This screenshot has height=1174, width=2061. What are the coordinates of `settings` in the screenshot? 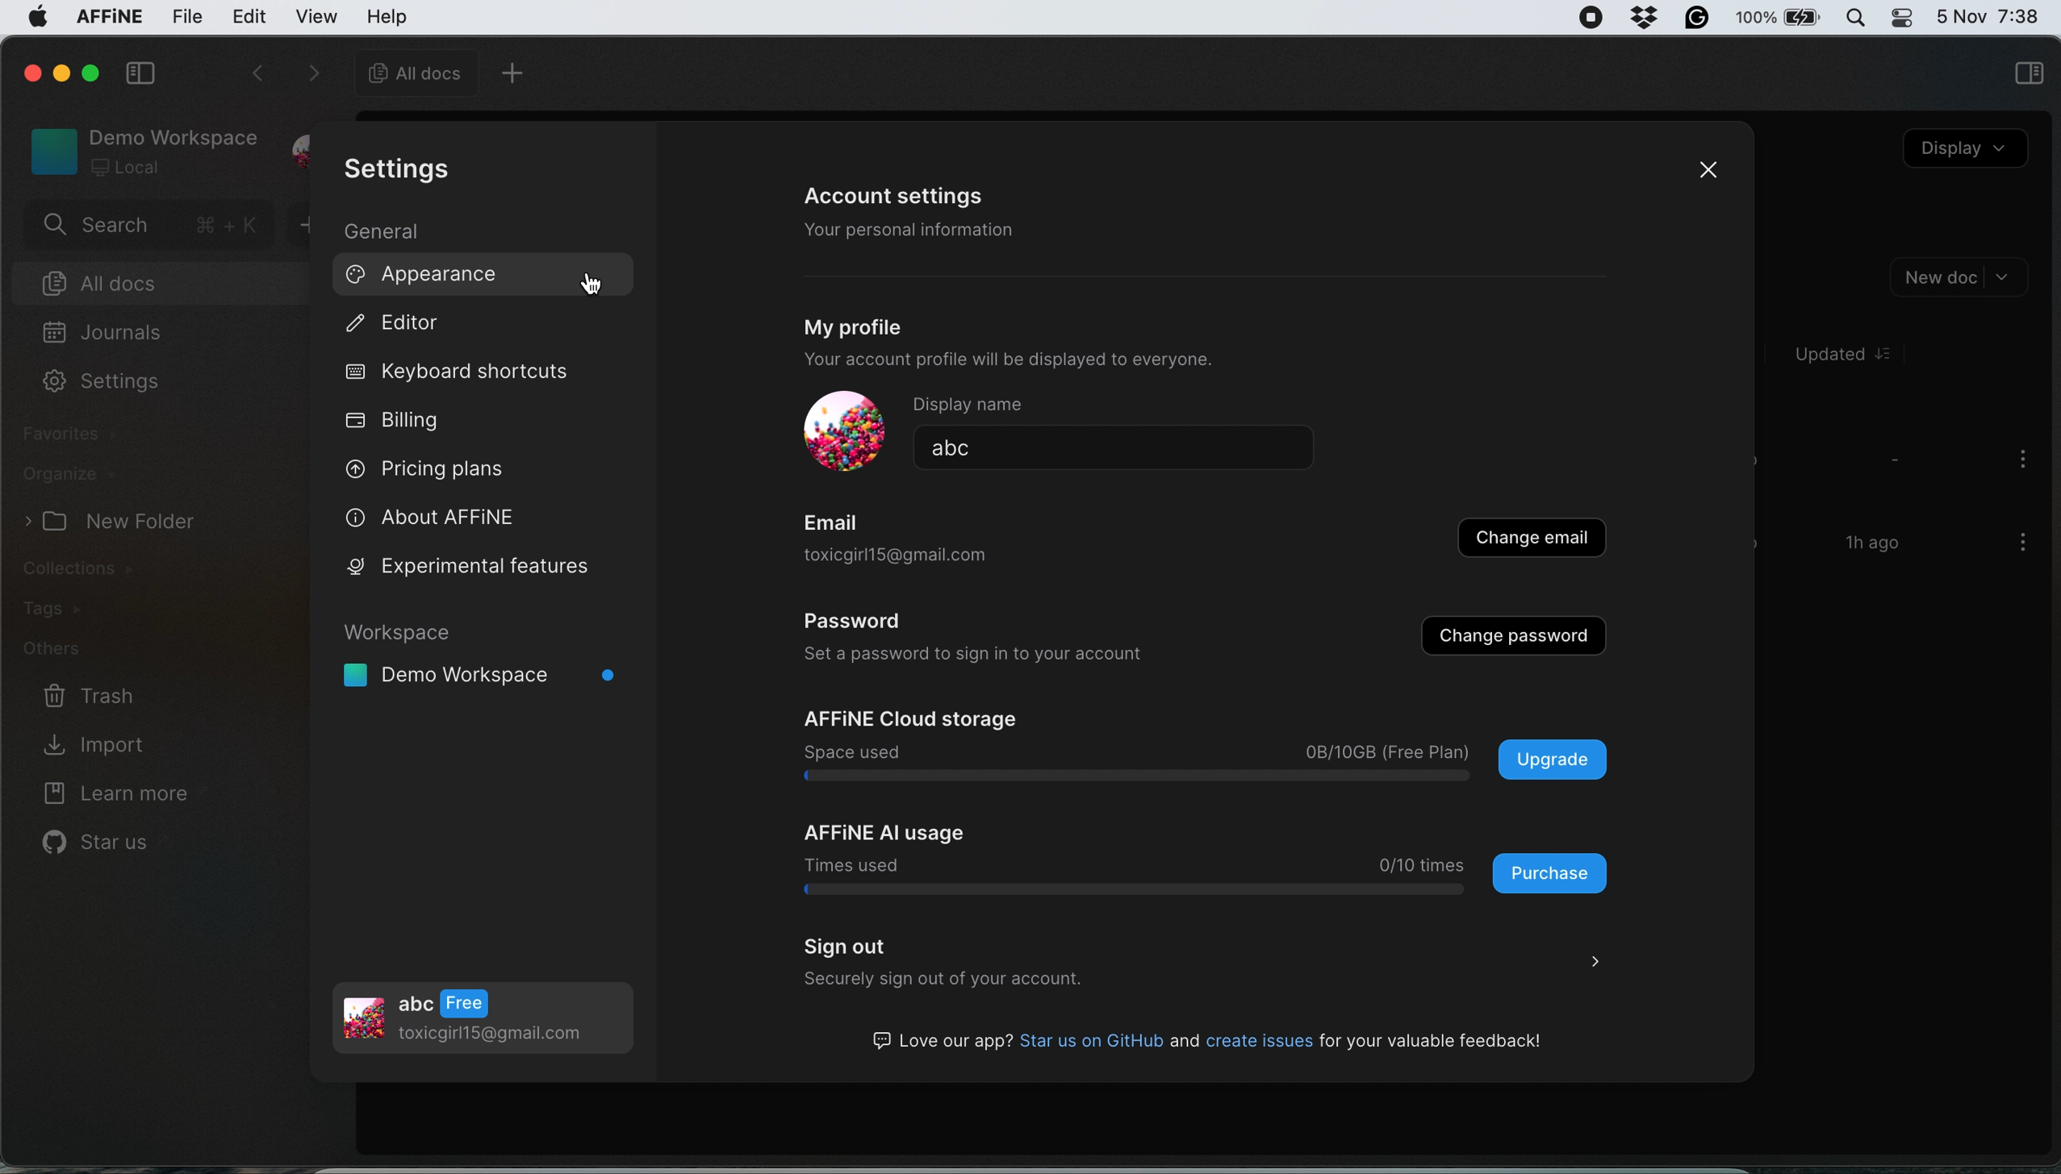 It's located at (408, 171).